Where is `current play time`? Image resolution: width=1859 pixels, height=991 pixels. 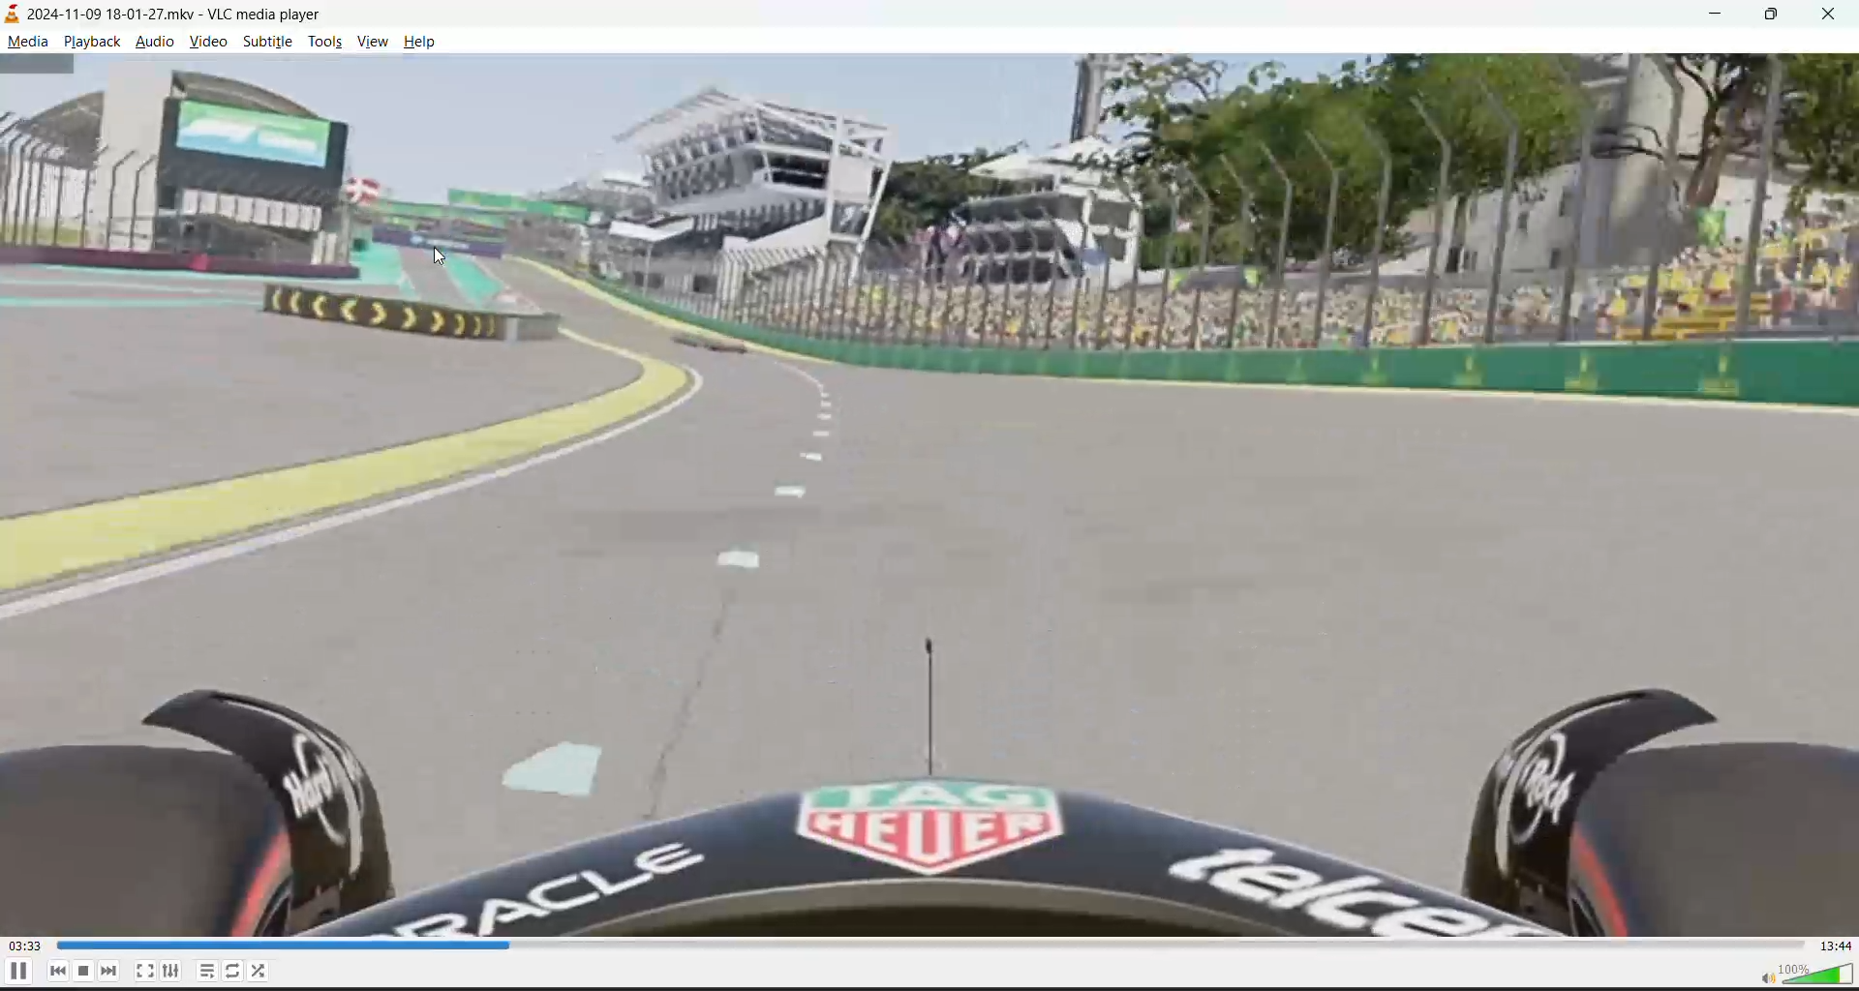
current play time is located at coordinates (26, 947).